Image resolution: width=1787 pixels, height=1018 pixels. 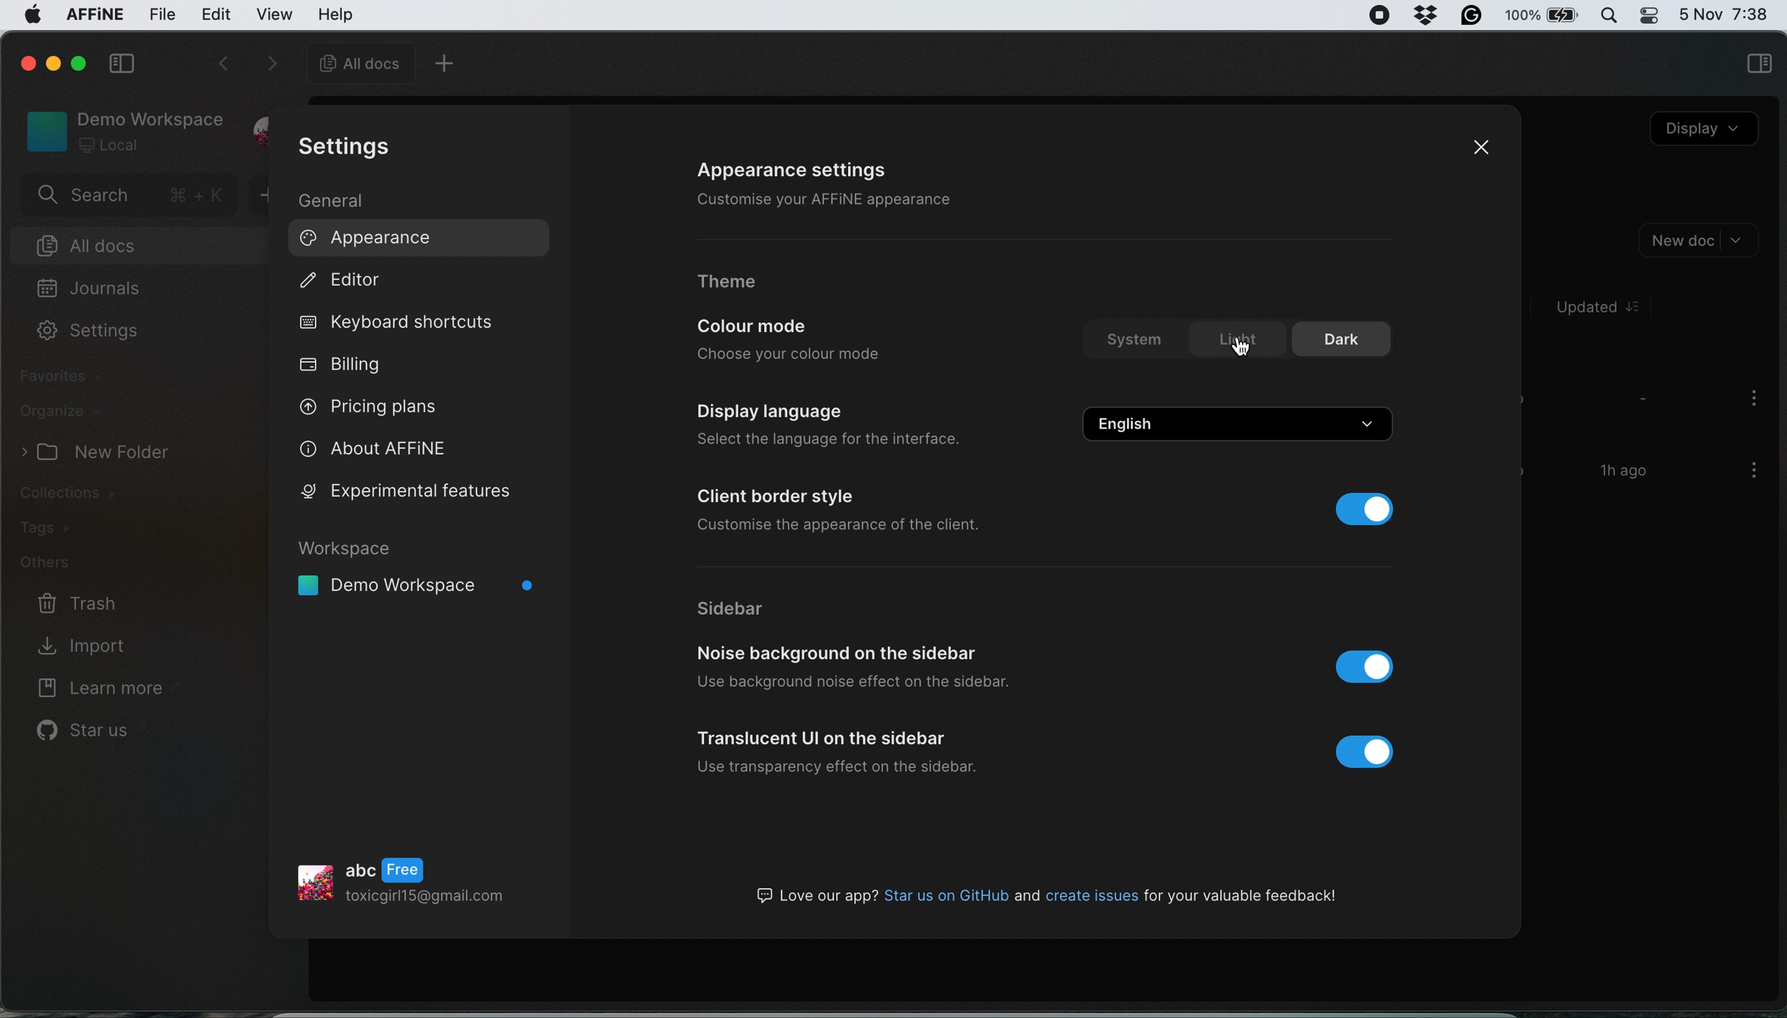 I want to click on spotlight search, so click(x=1610, y=15).